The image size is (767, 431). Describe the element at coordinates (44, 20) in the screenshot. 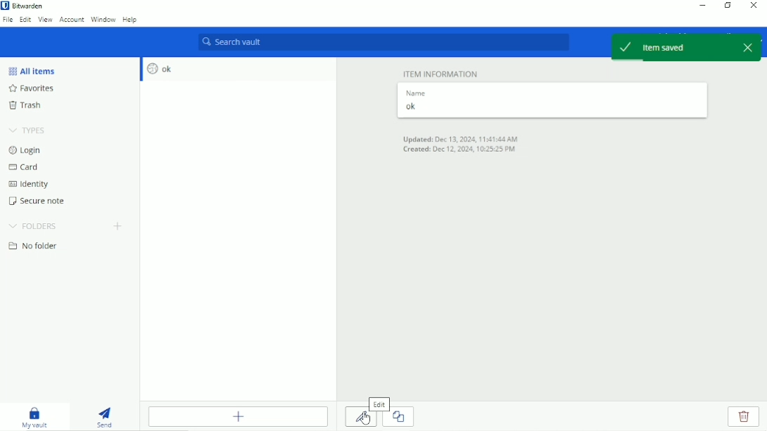

I see `View` at that location.